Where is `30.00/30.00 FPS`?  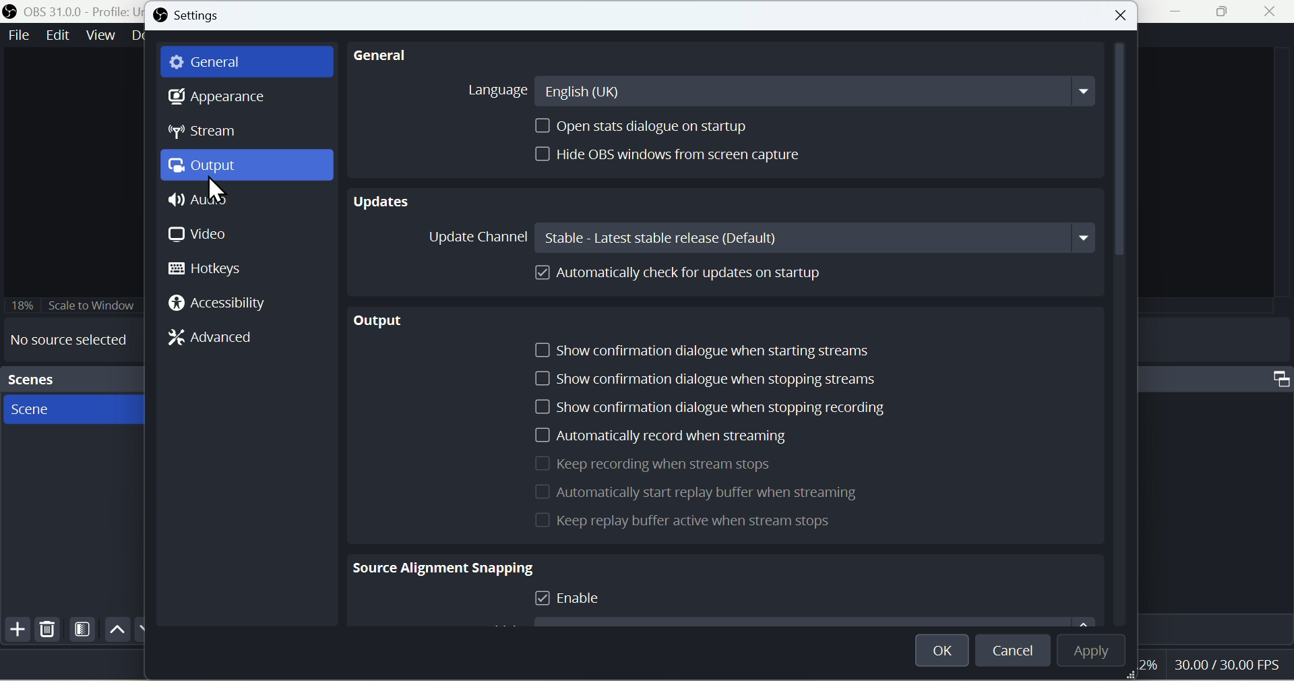 30.00/30.00 FPS is located at coordinates (1223, 663).